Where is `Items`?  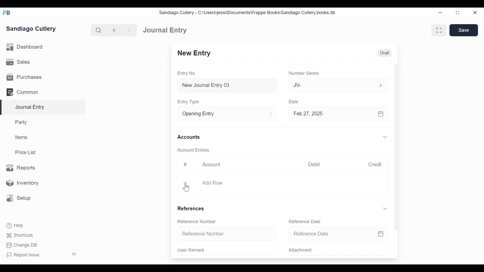 Items is located at coordinates (21, 137).